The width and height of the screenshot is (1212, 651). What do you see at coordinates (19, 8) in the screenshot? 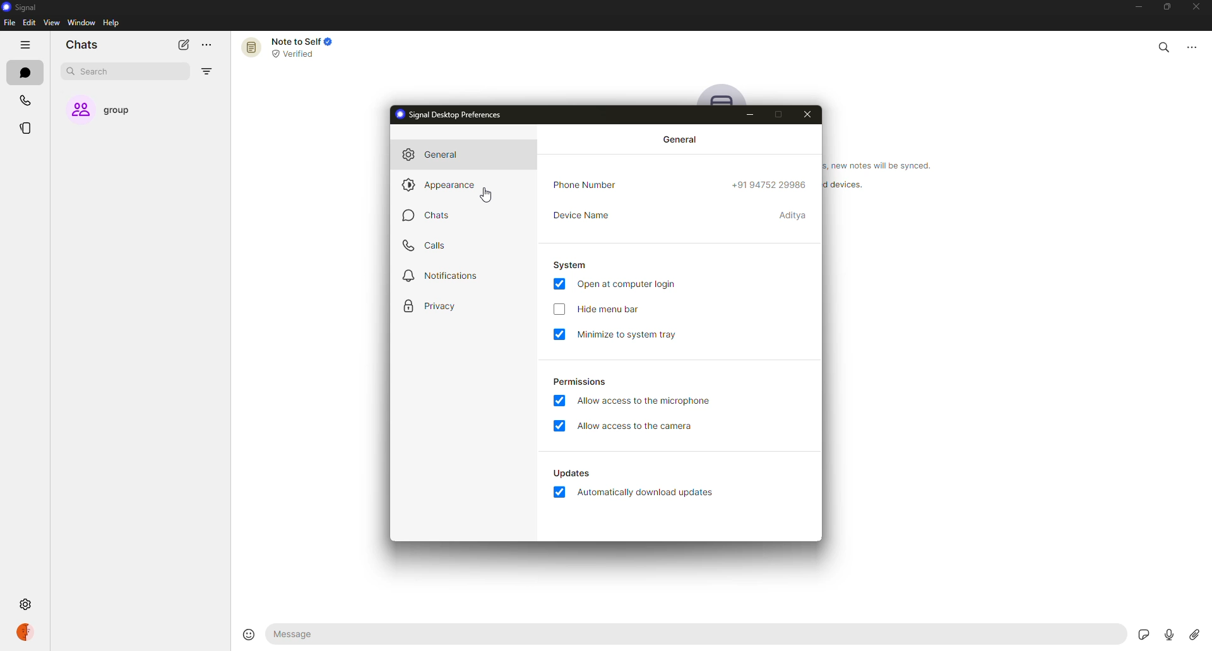
I see `signal` at bounding box center [19, 8].